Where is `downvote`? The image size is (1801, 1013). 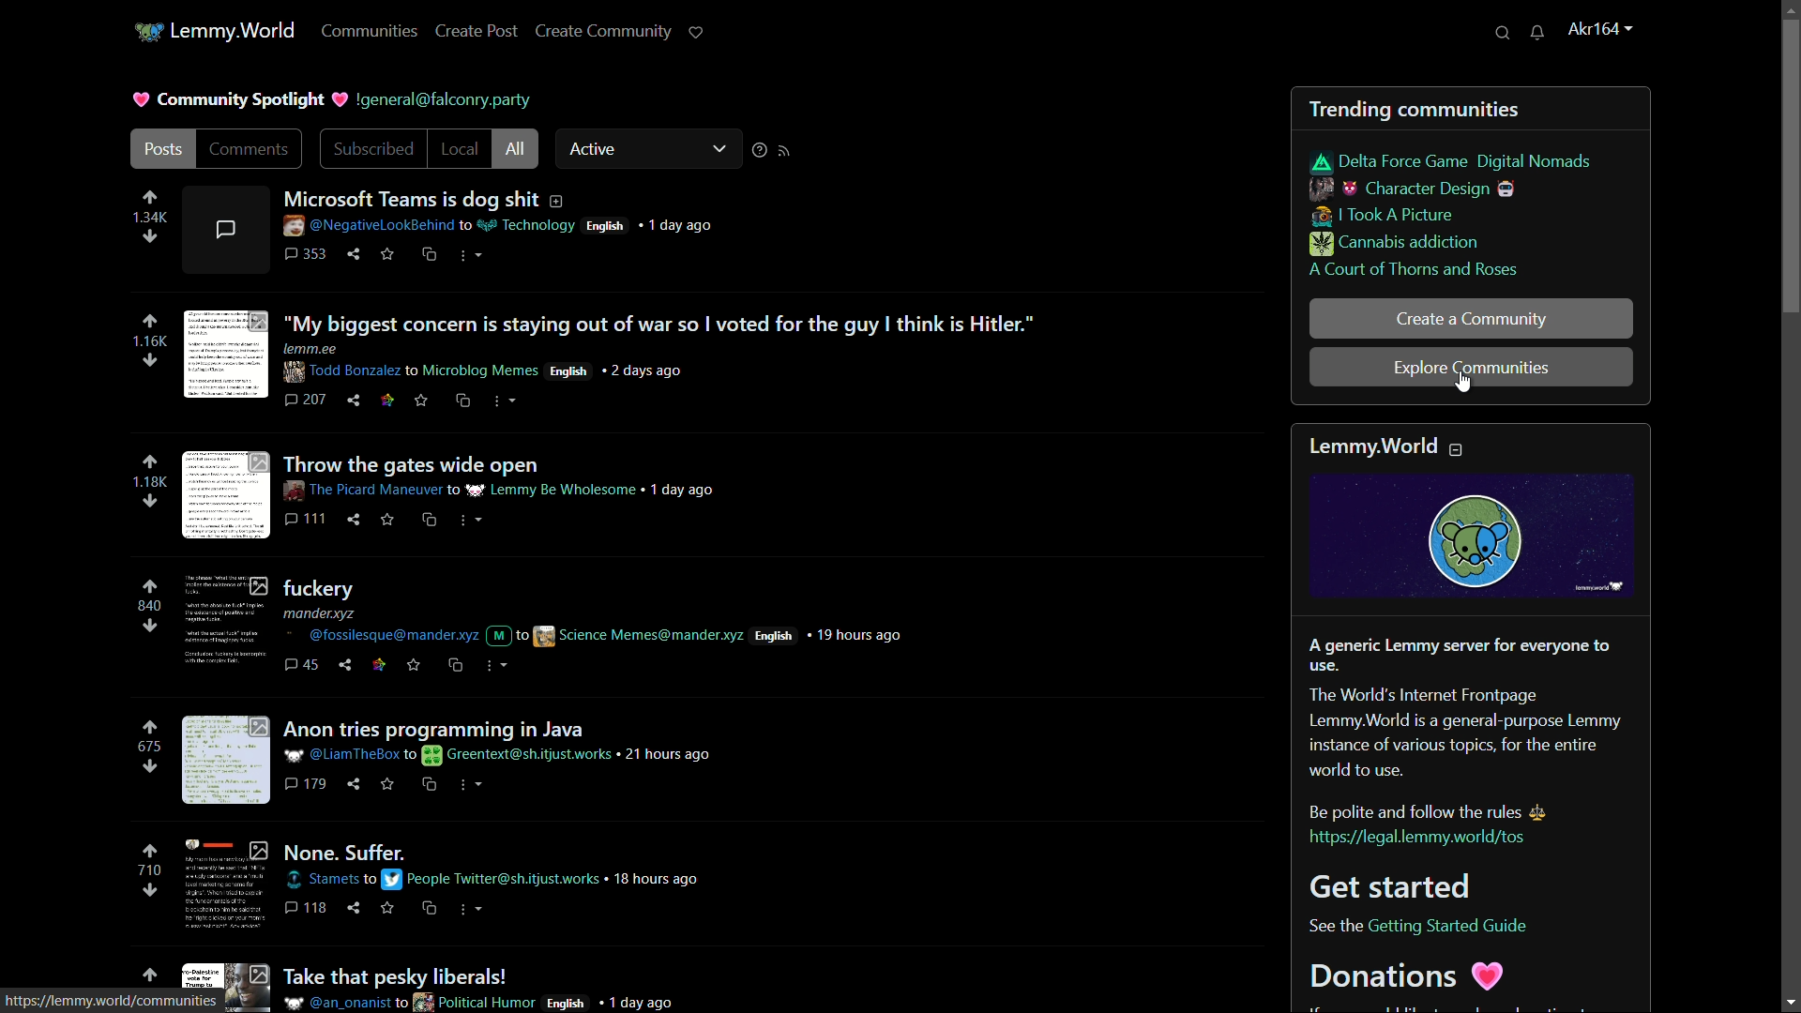 downvote is located at coordinates (149, 889).